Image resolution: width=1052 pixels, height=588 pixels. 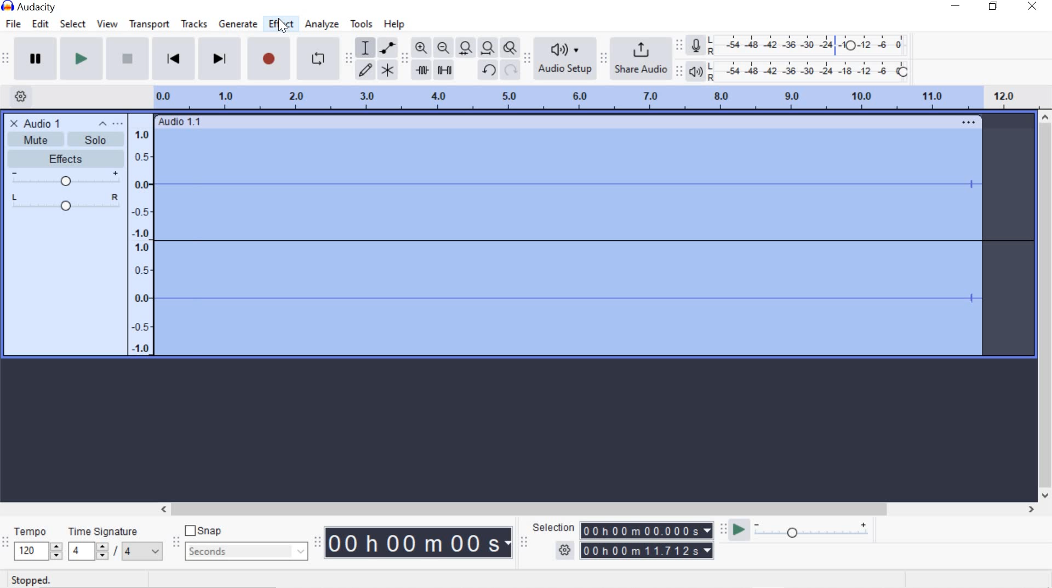 What do you see at coordinates (421, 47) in the screenshot?
I see `Zoom In` at bounding box center [421, 47].